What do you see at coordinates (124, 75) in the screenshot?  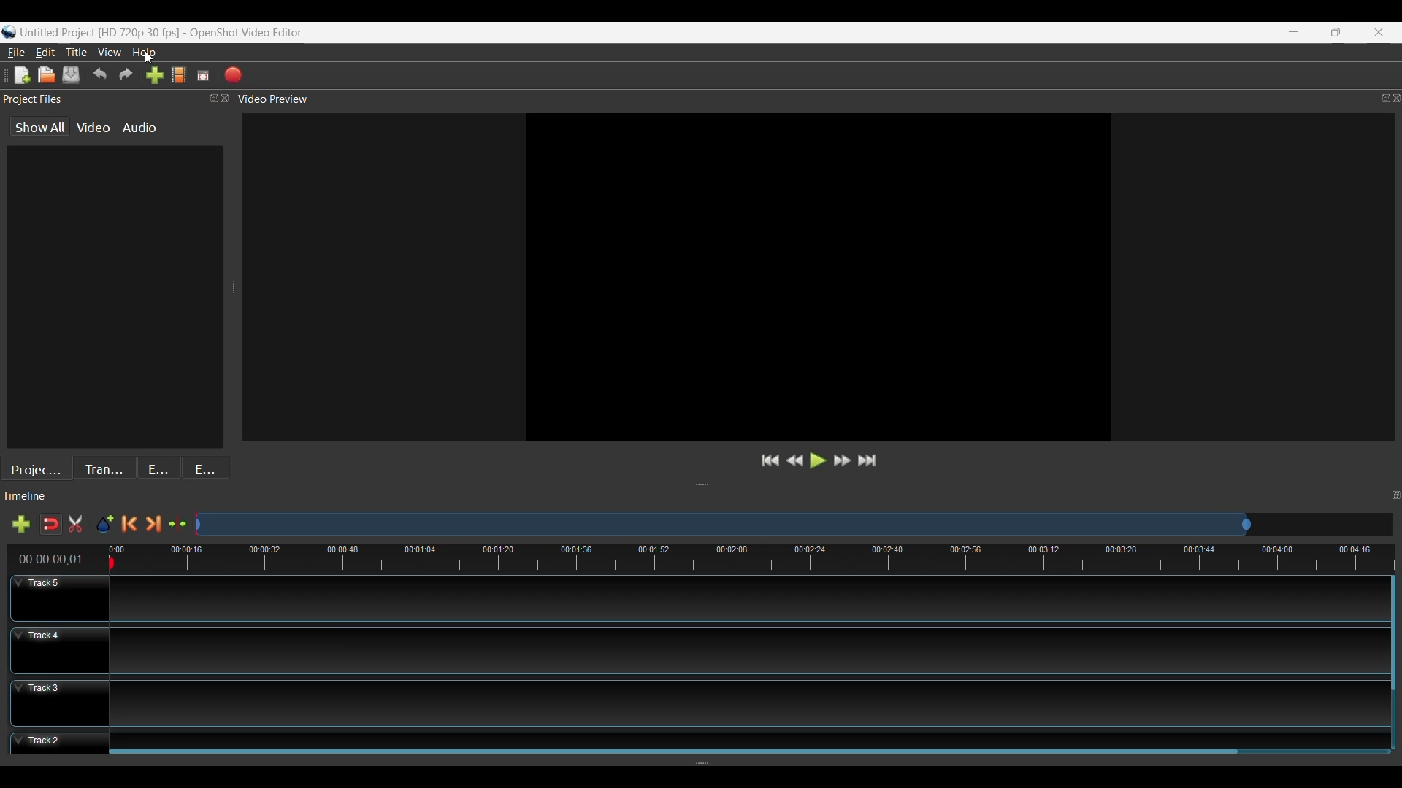 I see `Redo` at bounding box center [124, 75].